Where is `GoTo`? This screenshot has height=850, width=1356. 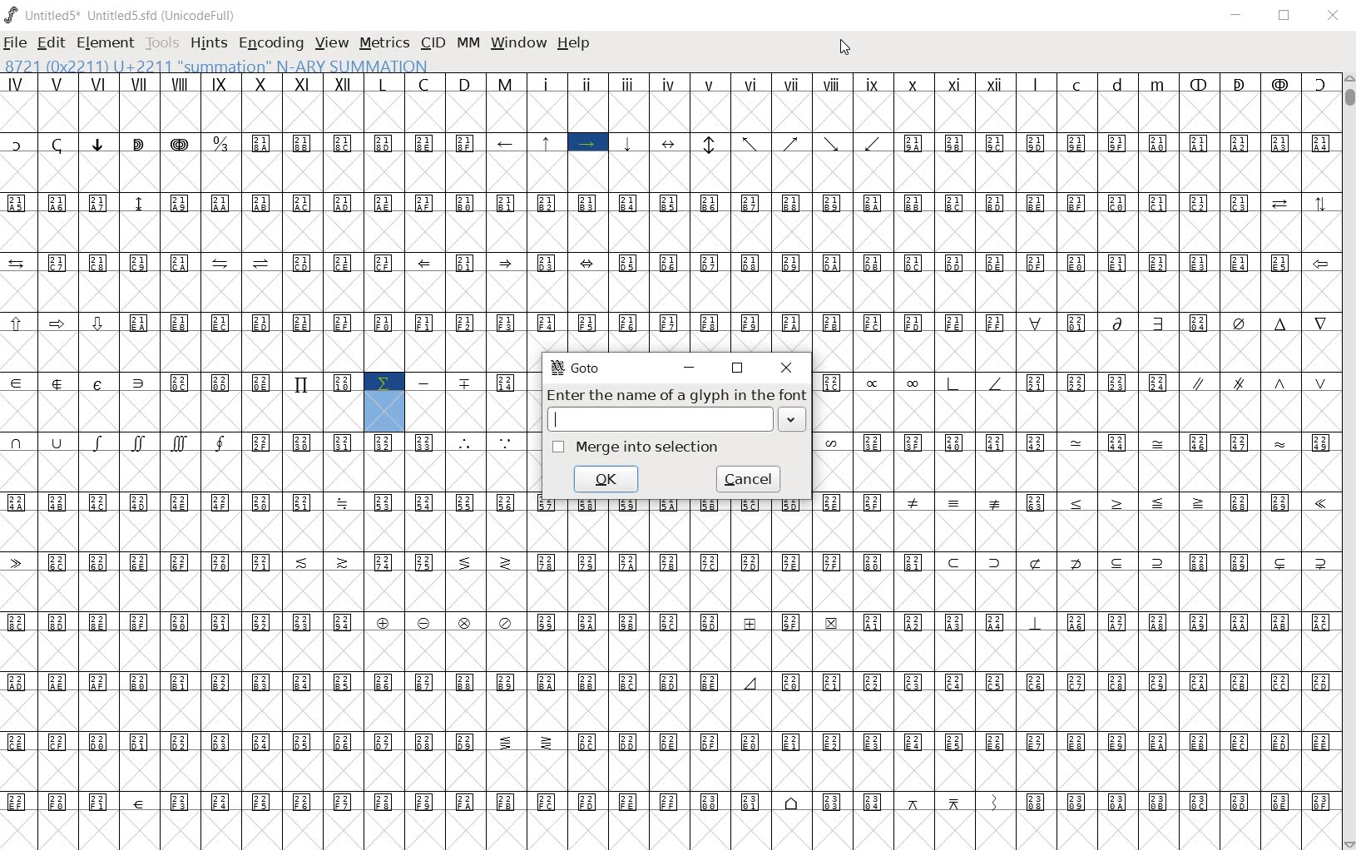 GoTo is located at coordinates (575, 368).